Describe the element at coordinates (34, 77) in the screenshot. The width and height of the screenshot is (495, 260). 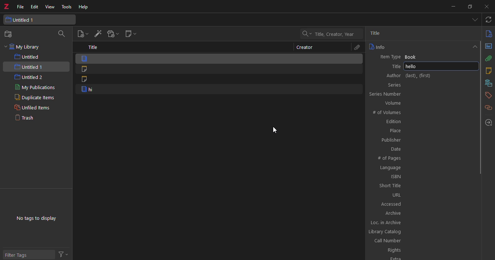
I see `untitled 2` at that location.